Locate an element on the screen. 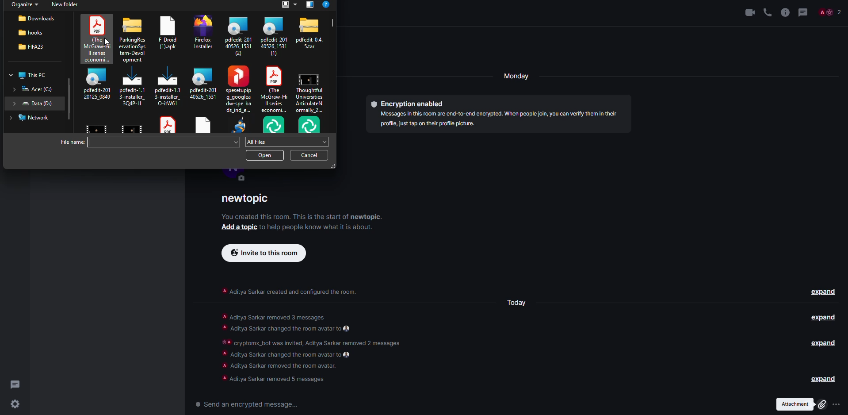 The width and height of the screenshot is (848, 415). location is located at coordinates (37, 47).